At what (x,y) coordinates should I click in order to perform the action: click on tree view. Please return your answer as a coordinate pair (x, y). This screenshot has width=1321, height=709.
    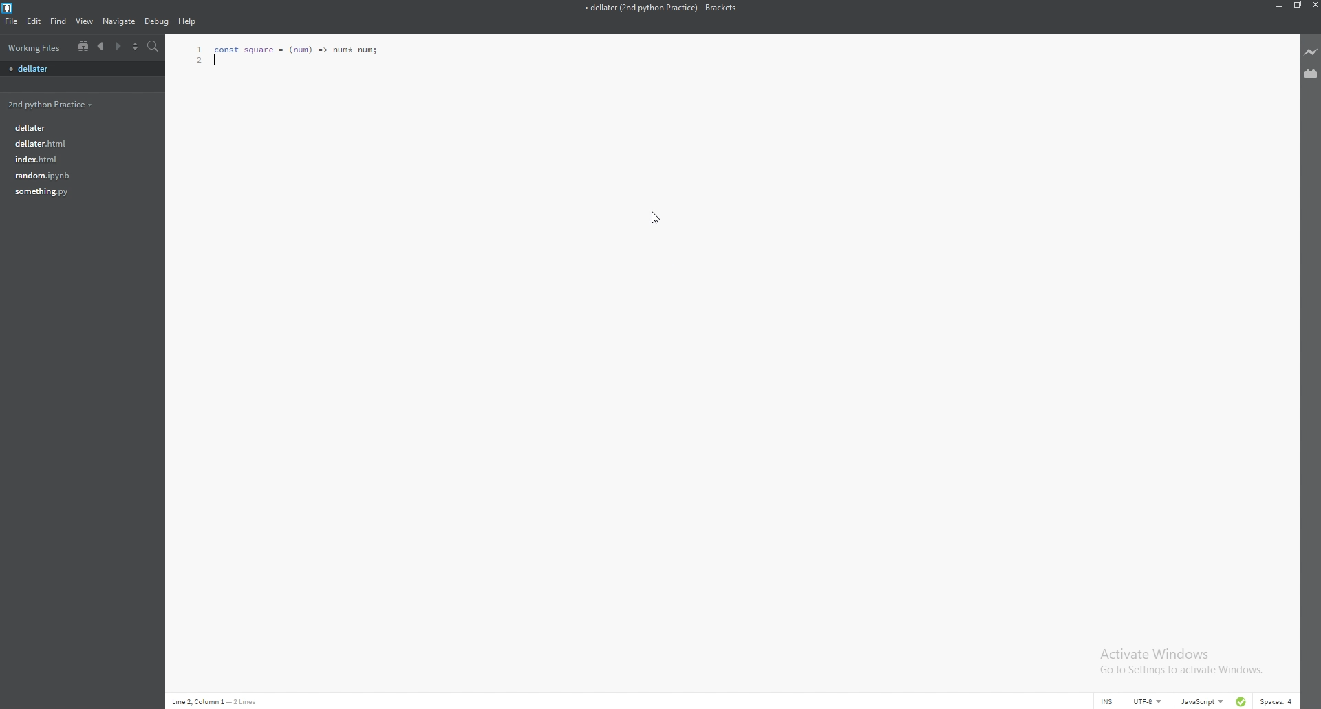
    Looking at the image, I should click on (83, 47).